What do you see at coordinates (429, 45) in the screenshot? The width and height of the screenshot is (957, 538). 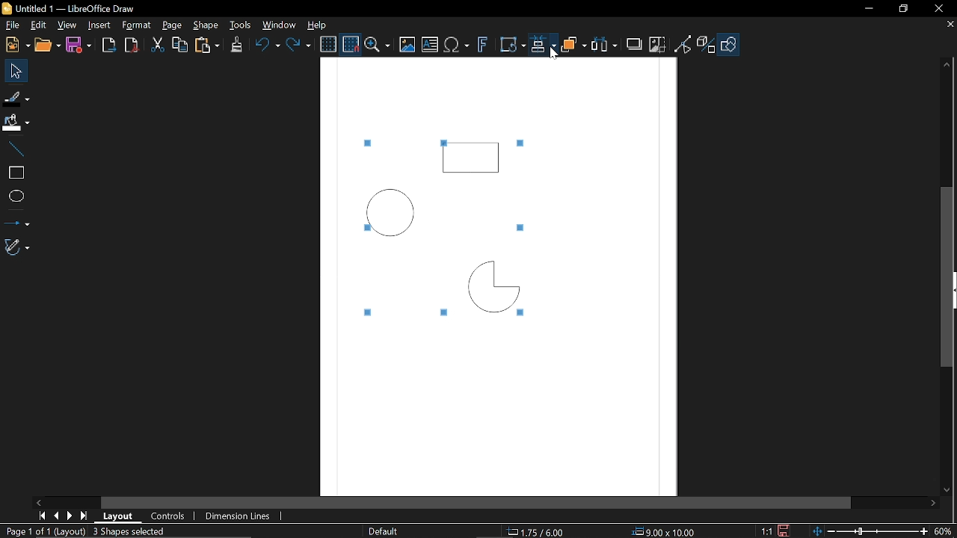 I see `Insert text` at bounding box center [429, 45].